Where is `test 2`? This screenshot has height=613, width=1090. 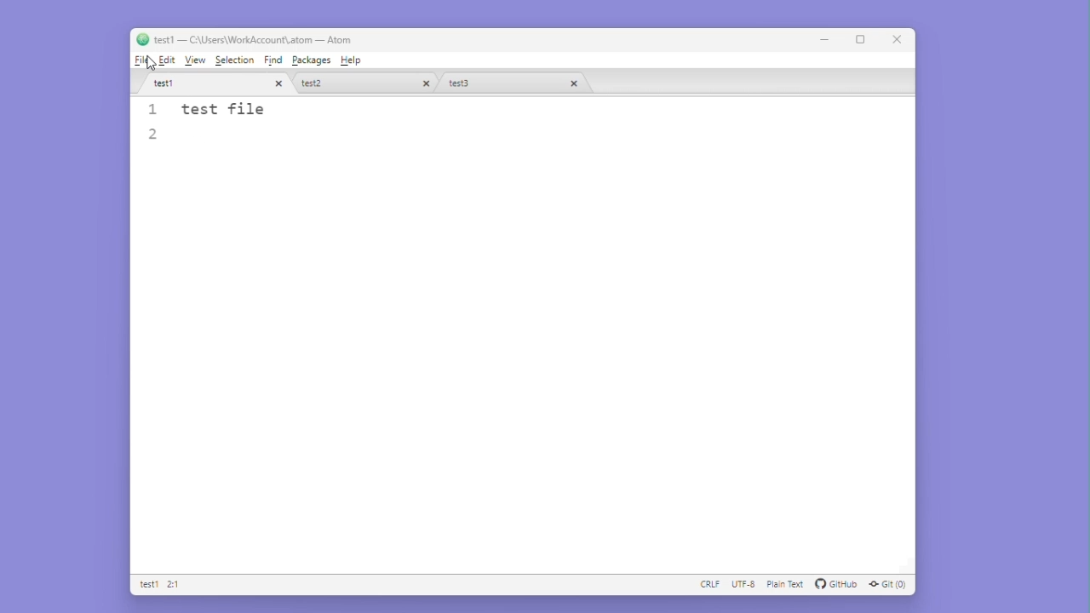
test 2 is located at coordinates (344, 83).